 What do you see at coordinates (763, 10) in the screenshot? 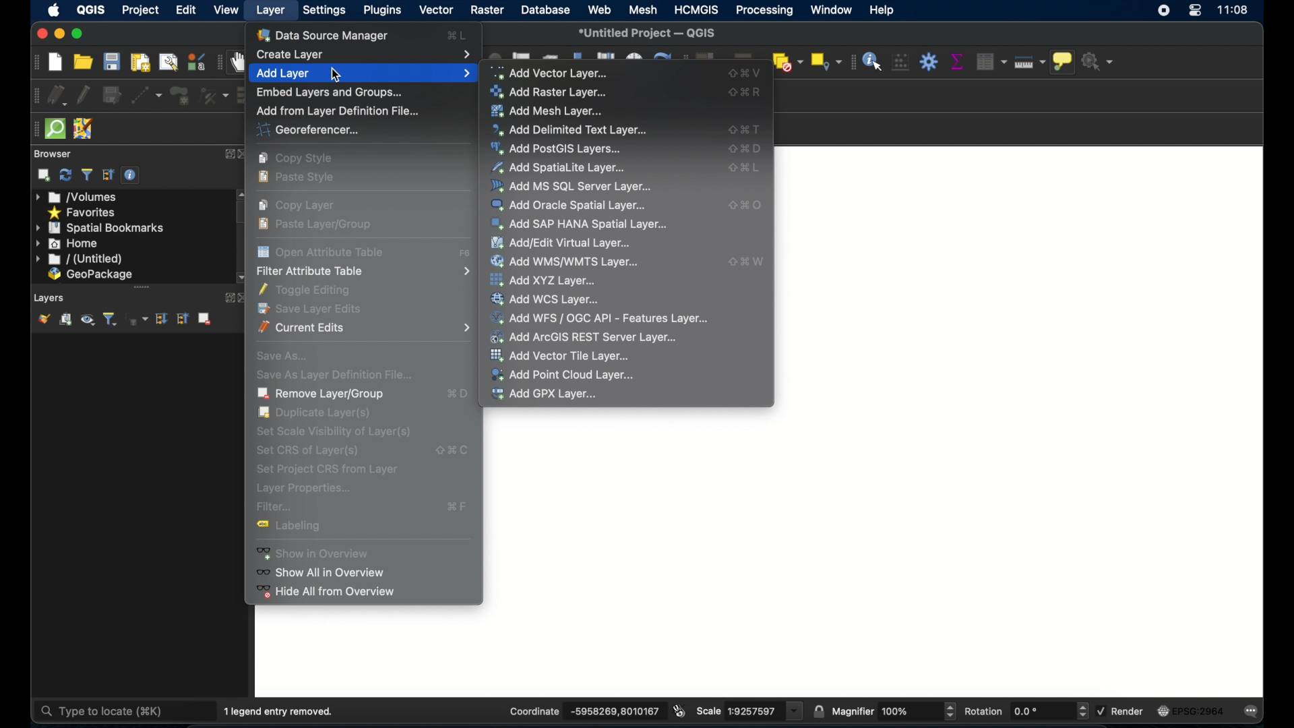
I see `processing` at bounding box center [763, 10].